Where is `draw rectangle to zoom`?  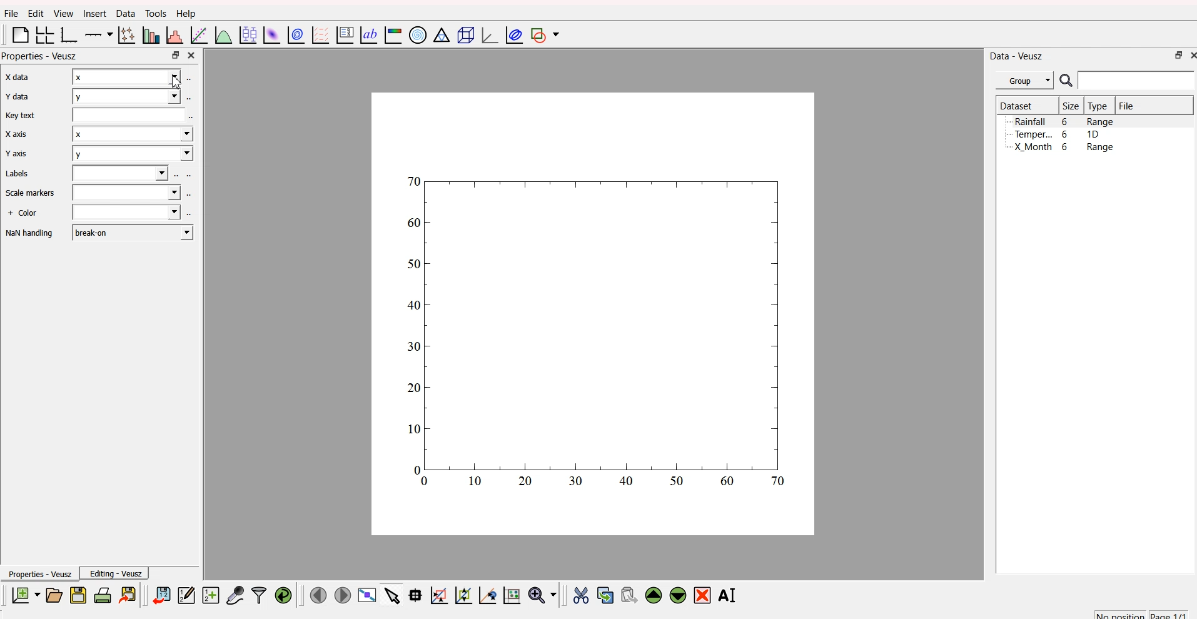 draw rectangle to zoom is located at coordinates (439, 595).